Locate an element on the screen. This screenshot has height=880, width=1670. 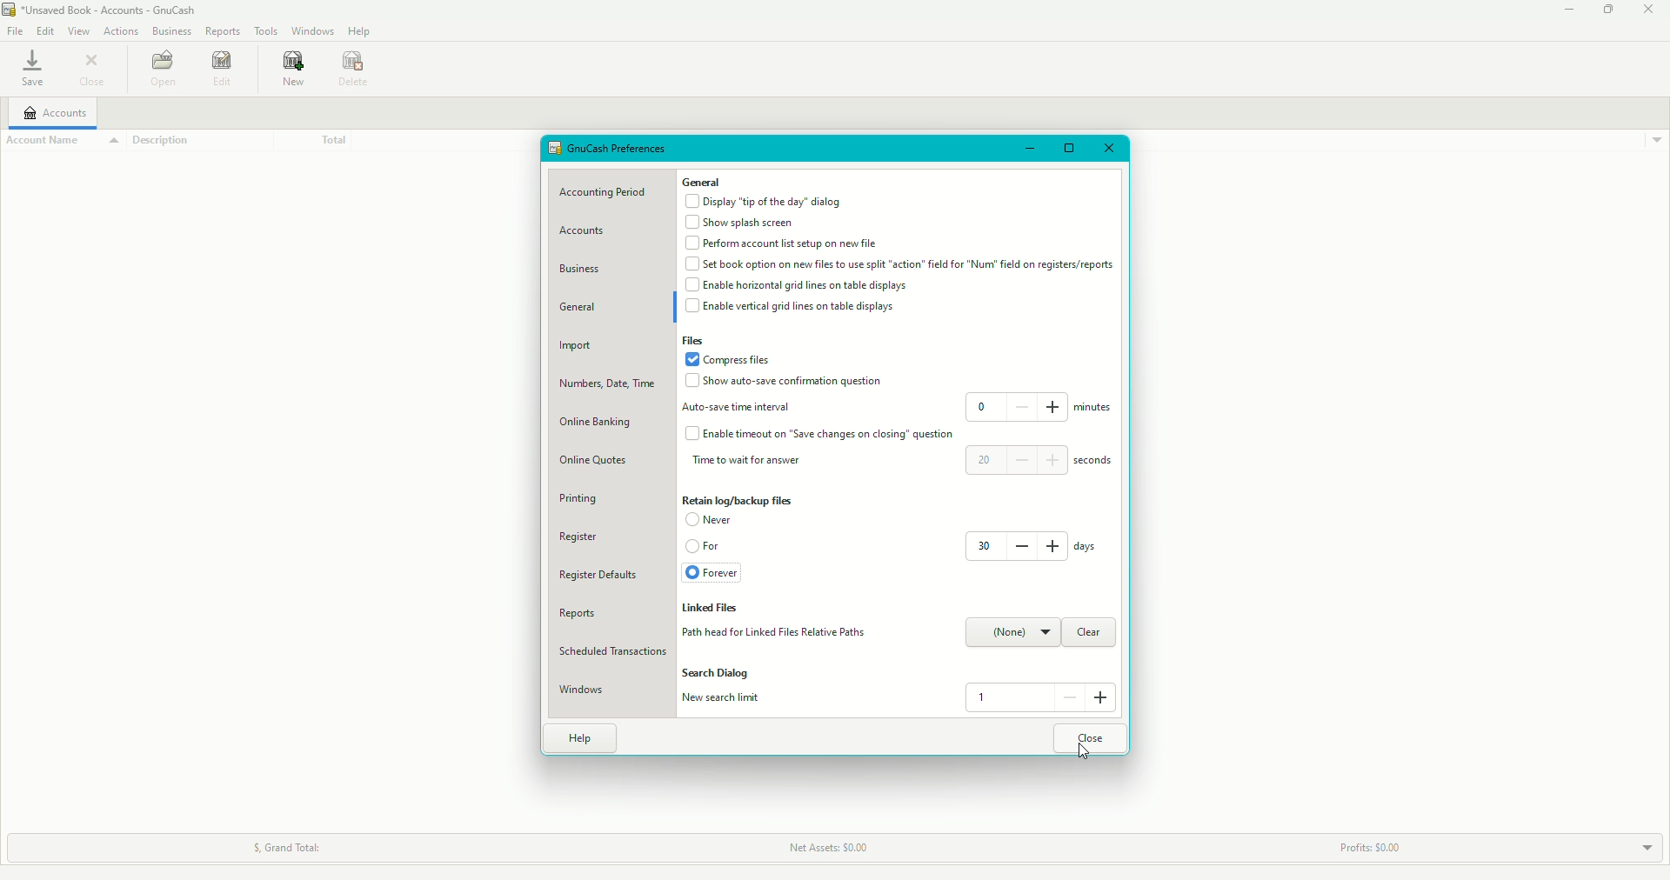
Preferences is located at coordinates (610, 149).